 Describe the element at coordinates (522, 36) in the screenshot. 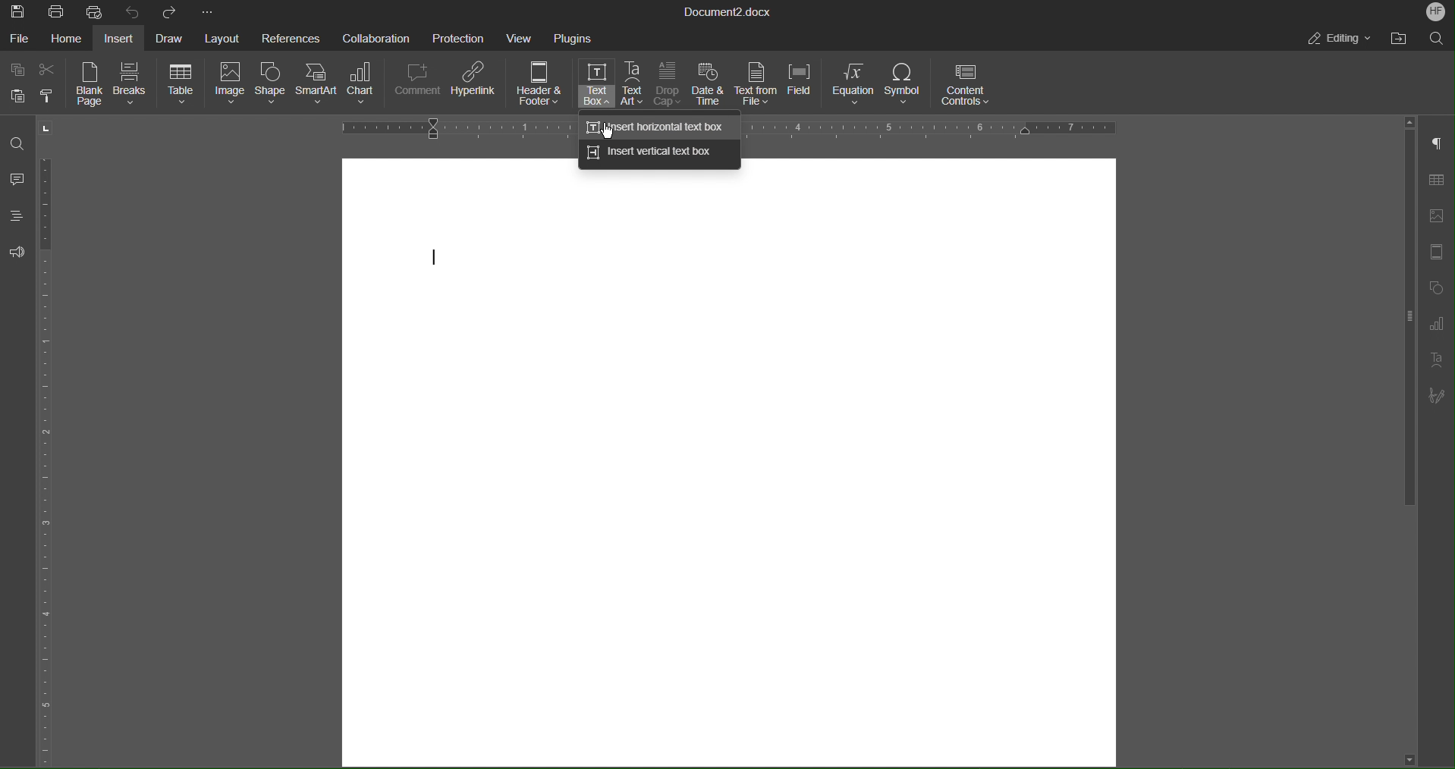

I see `View` at that location.